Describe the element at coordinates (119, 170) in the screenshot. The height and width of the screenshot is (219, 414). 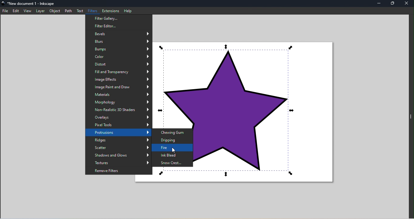
I see `Remove filters` at that location.